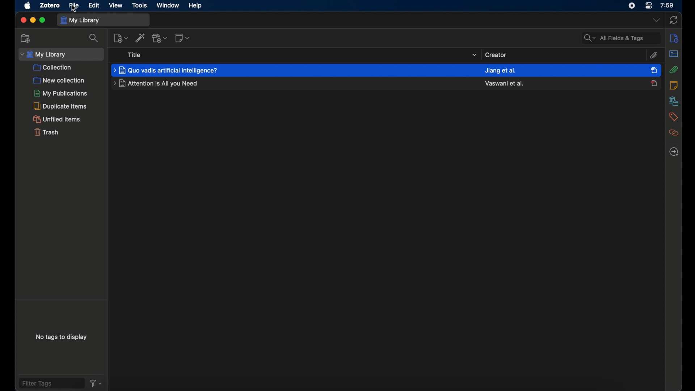 The height and width of the screenshot is (391, 695). What do you see at coordinates (621, 38) in the screenshot?
I see `all fields and tags` at bounding box center [621, 38].